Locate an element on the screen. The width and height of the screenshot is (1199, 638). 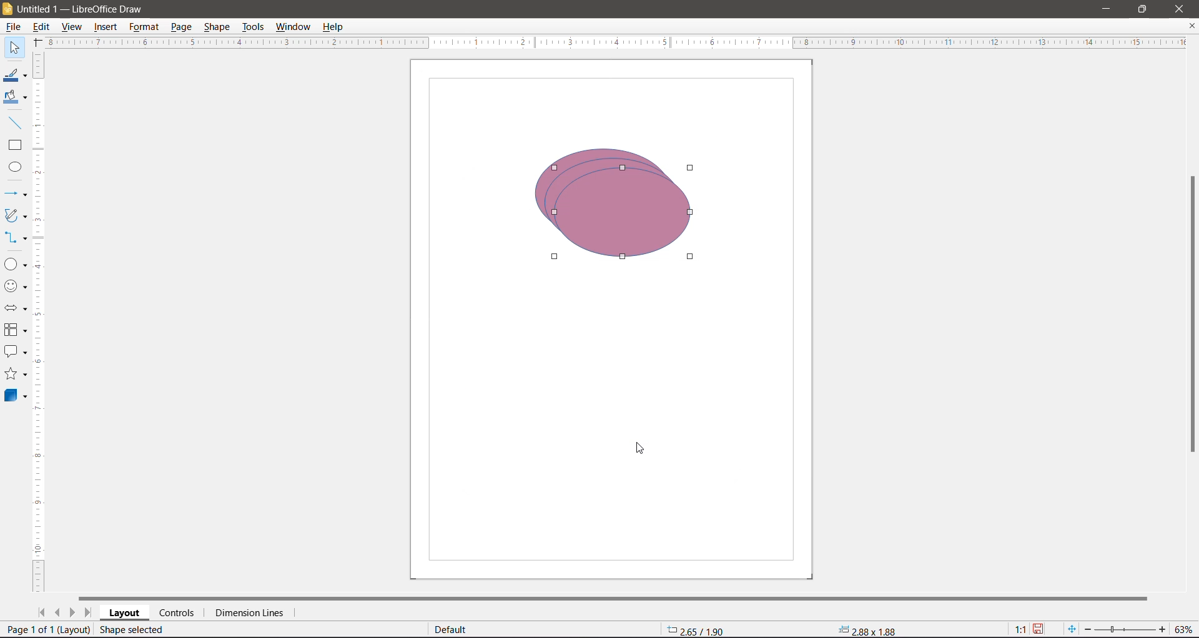
Ellipse is located at coordinates (14, 166).